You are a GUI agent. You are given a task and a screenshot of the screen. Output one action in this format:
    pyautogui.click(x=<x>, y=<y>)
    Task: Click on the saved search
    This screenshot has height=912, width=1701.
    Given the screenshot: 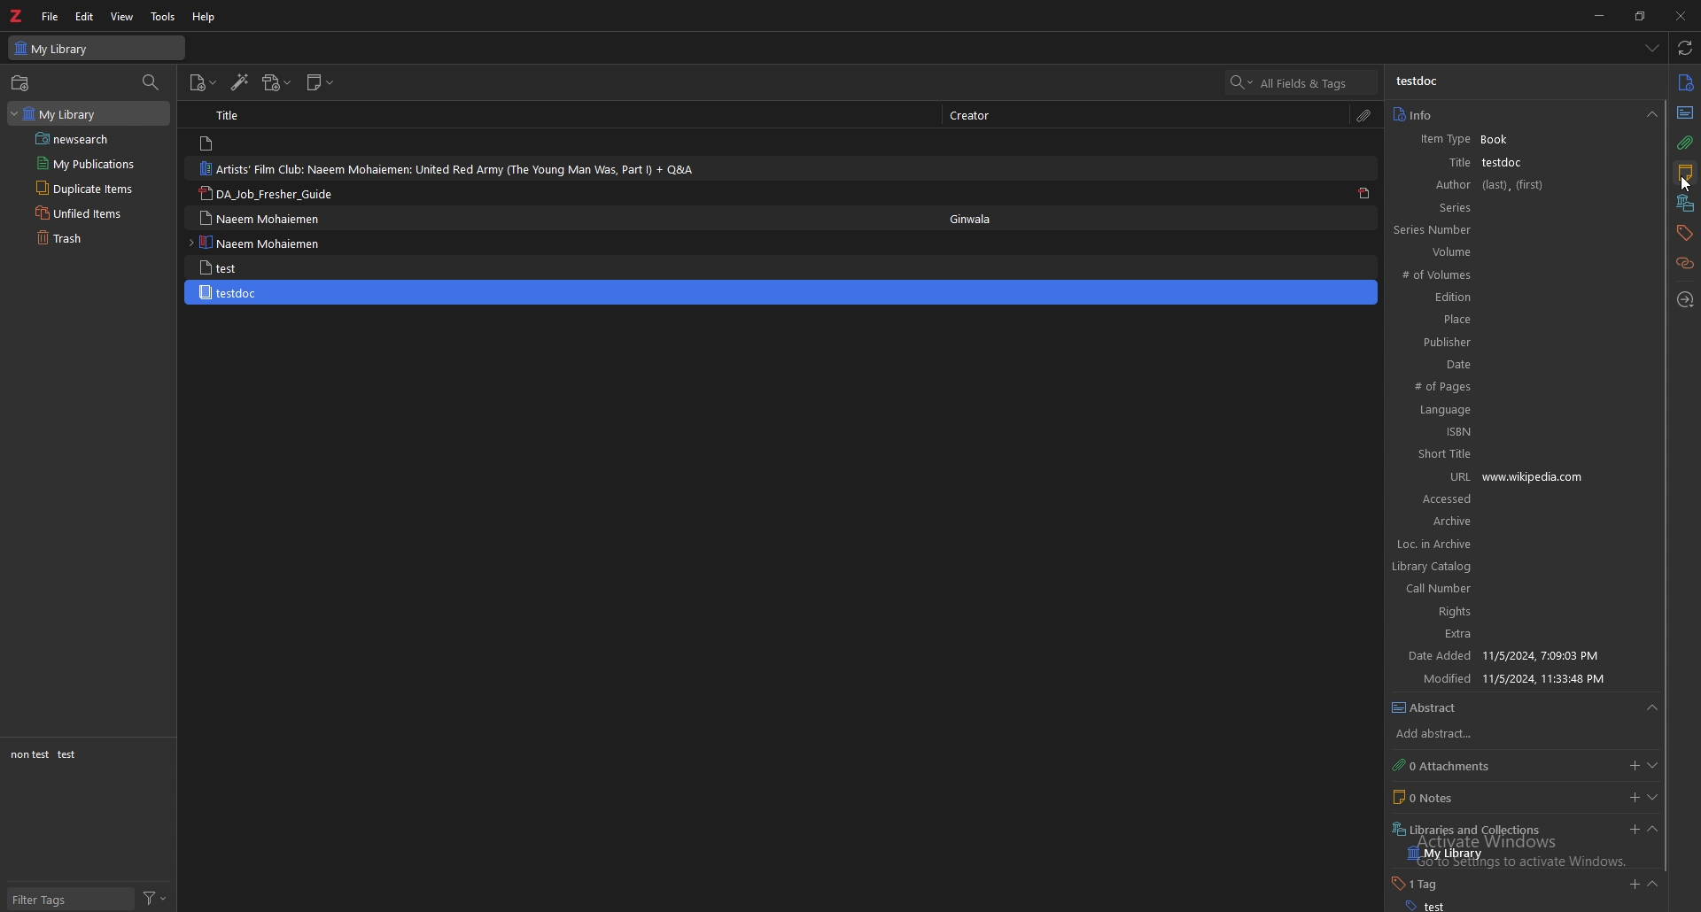 What is the action you would take?
    pyautogui.click(x=94, y=139)
    